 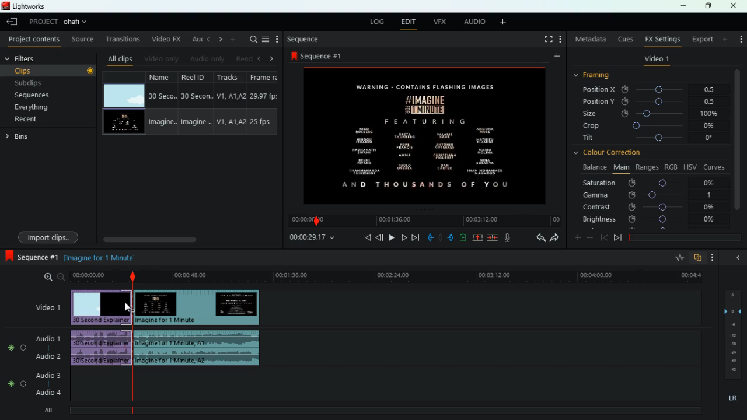 I want to click on minus, so click(x=592, y=238).